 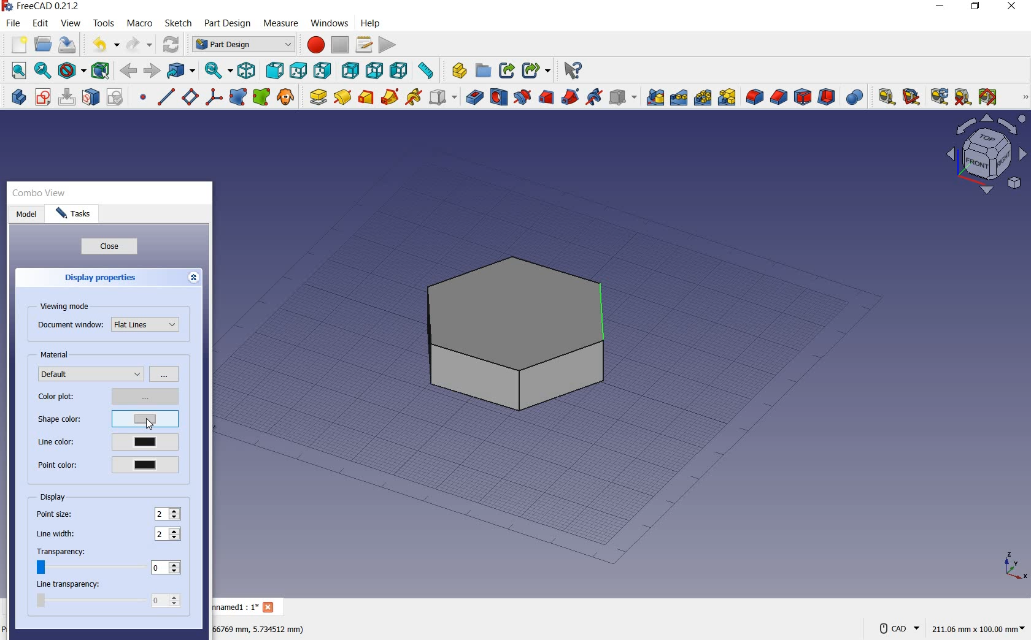 I want to click on shape color, so click(x=60, y=420).